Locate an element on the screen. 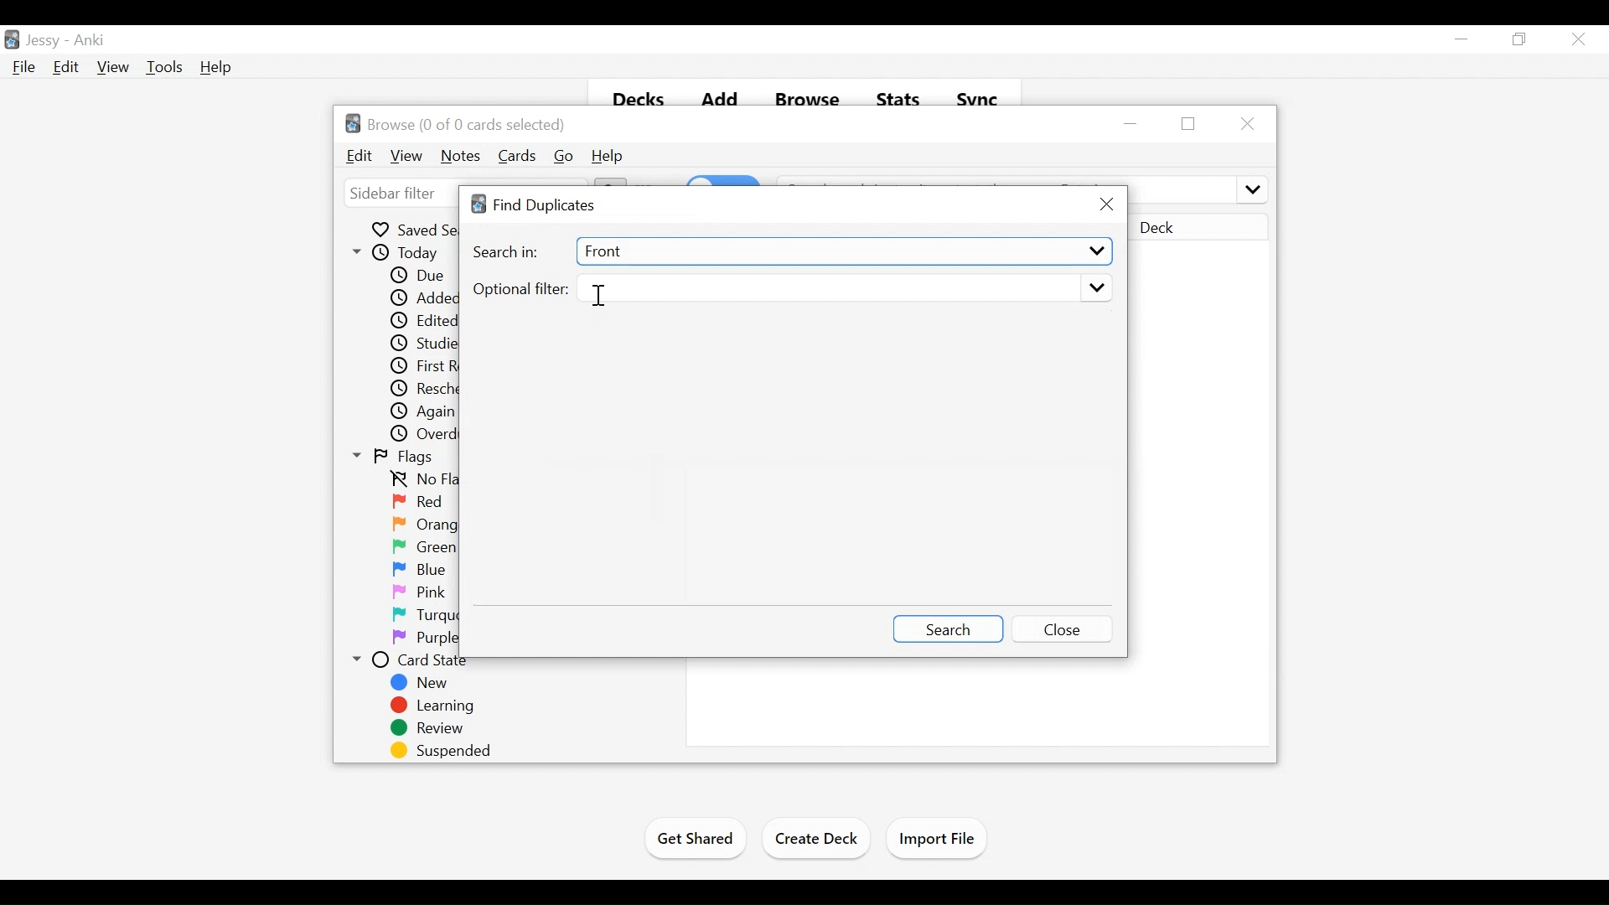 The width and height of the screenshot is (1609, 905). Decks is located at coordinates (633, 95).